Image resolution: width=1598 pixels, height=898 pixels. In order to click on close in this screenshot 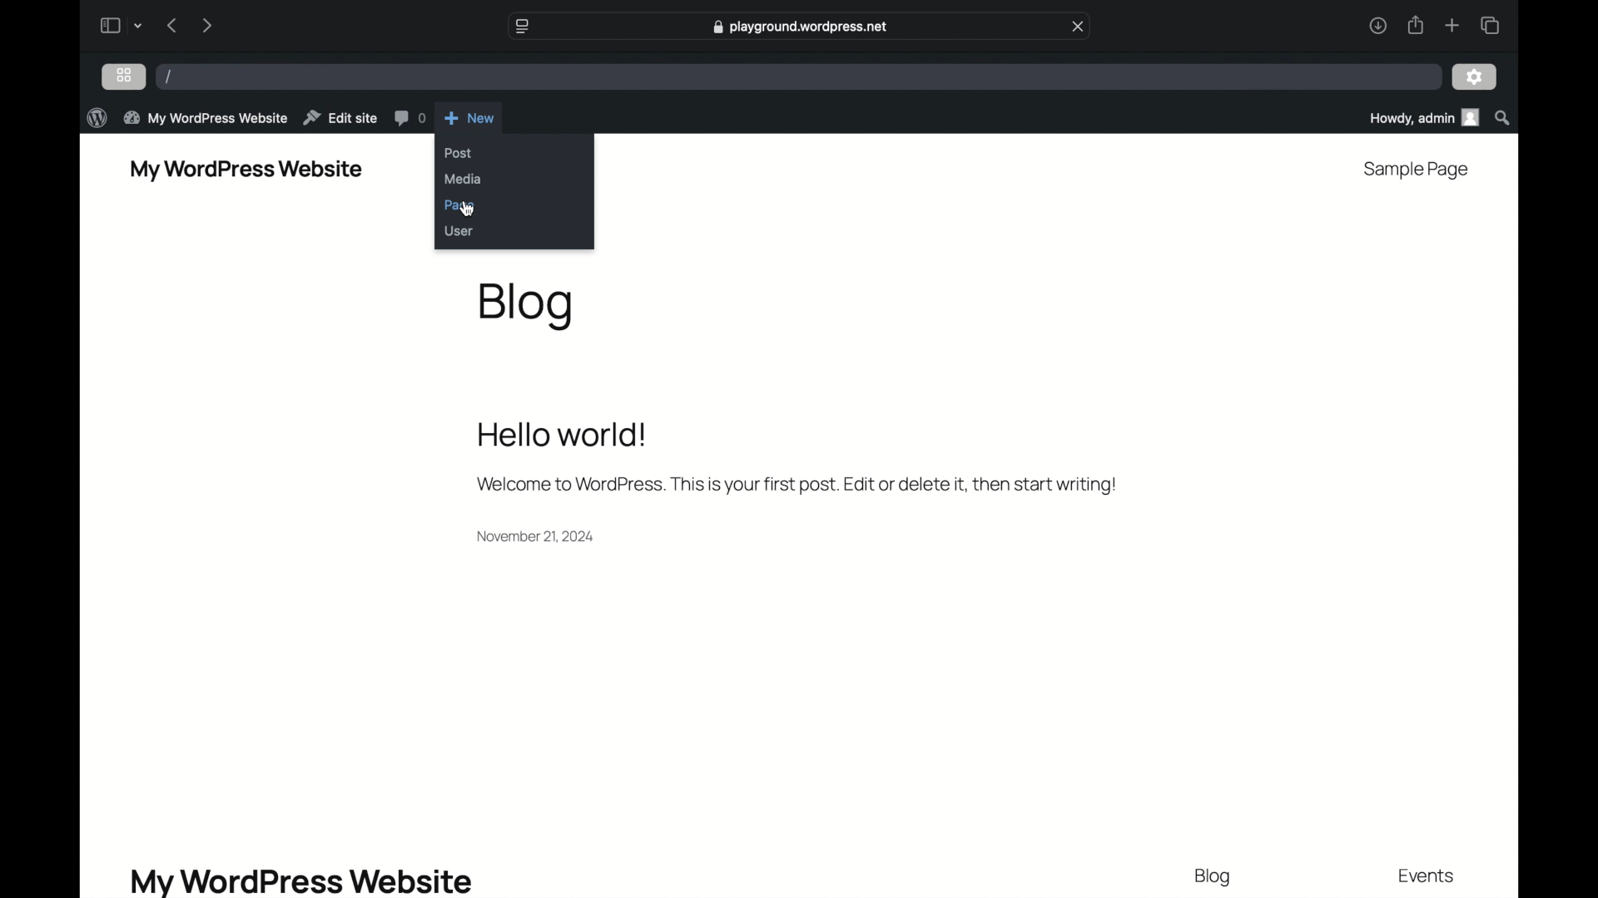, I will do `click(1079, 27)`.